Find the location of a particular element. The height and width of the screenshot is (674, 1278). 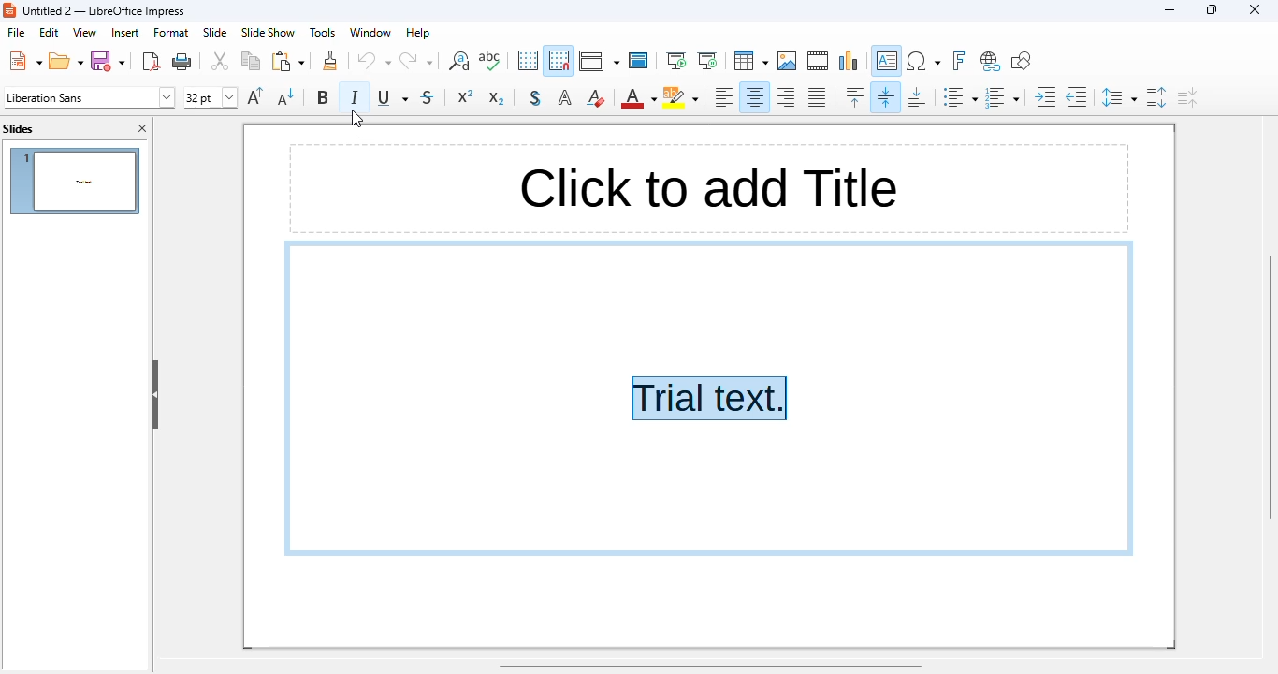

increase indent is located at coordinates (1046, 97).